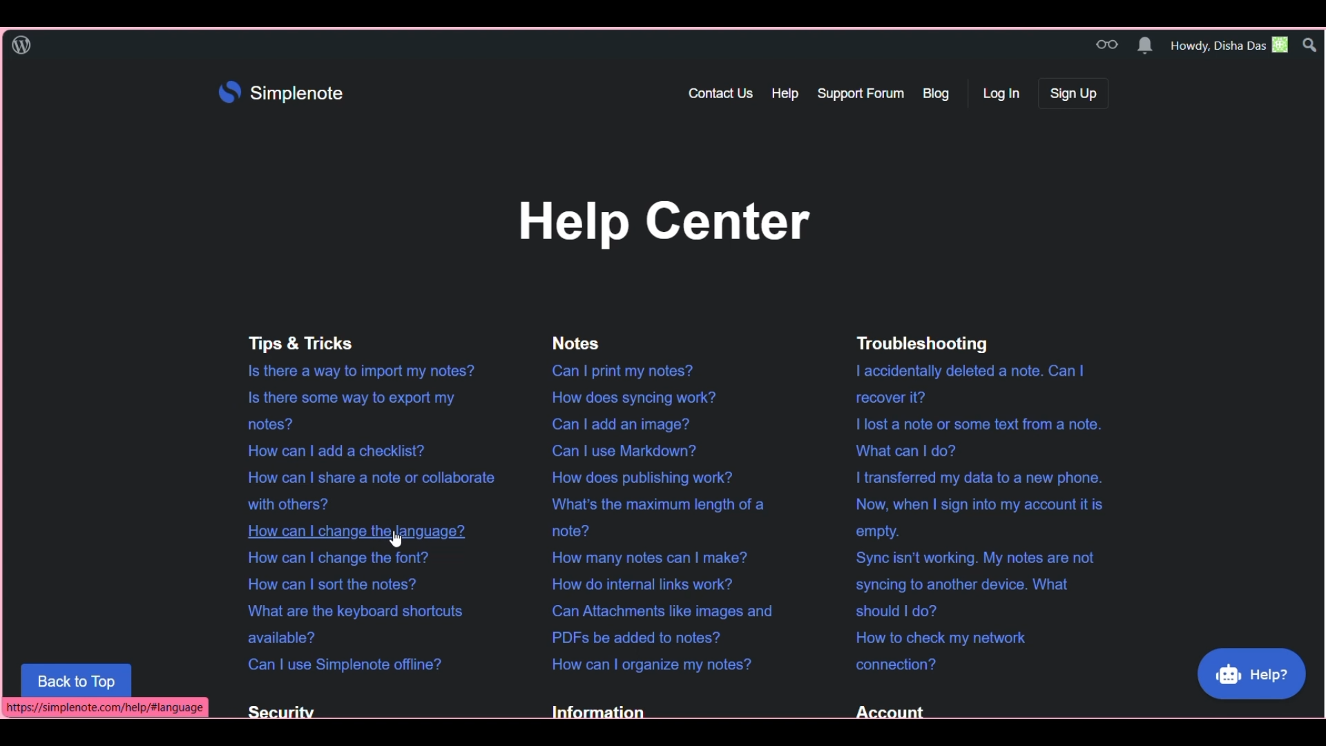 This screenshot has height=746, width=1326. What do you see at coordinates (653, 518) in the screenshot?
I see `What's the maximum length of a note?` at bounding box center [653, 518].